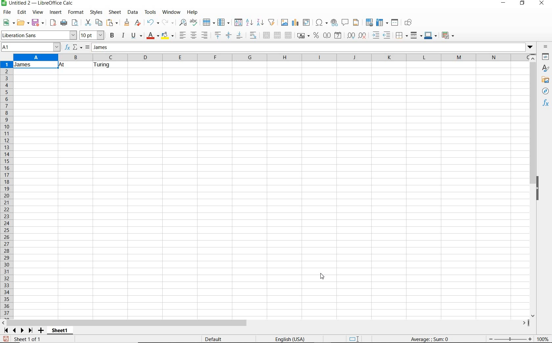  Describe the element at coordinates (152, 23) in the screenshot. I see `undo` at that location.